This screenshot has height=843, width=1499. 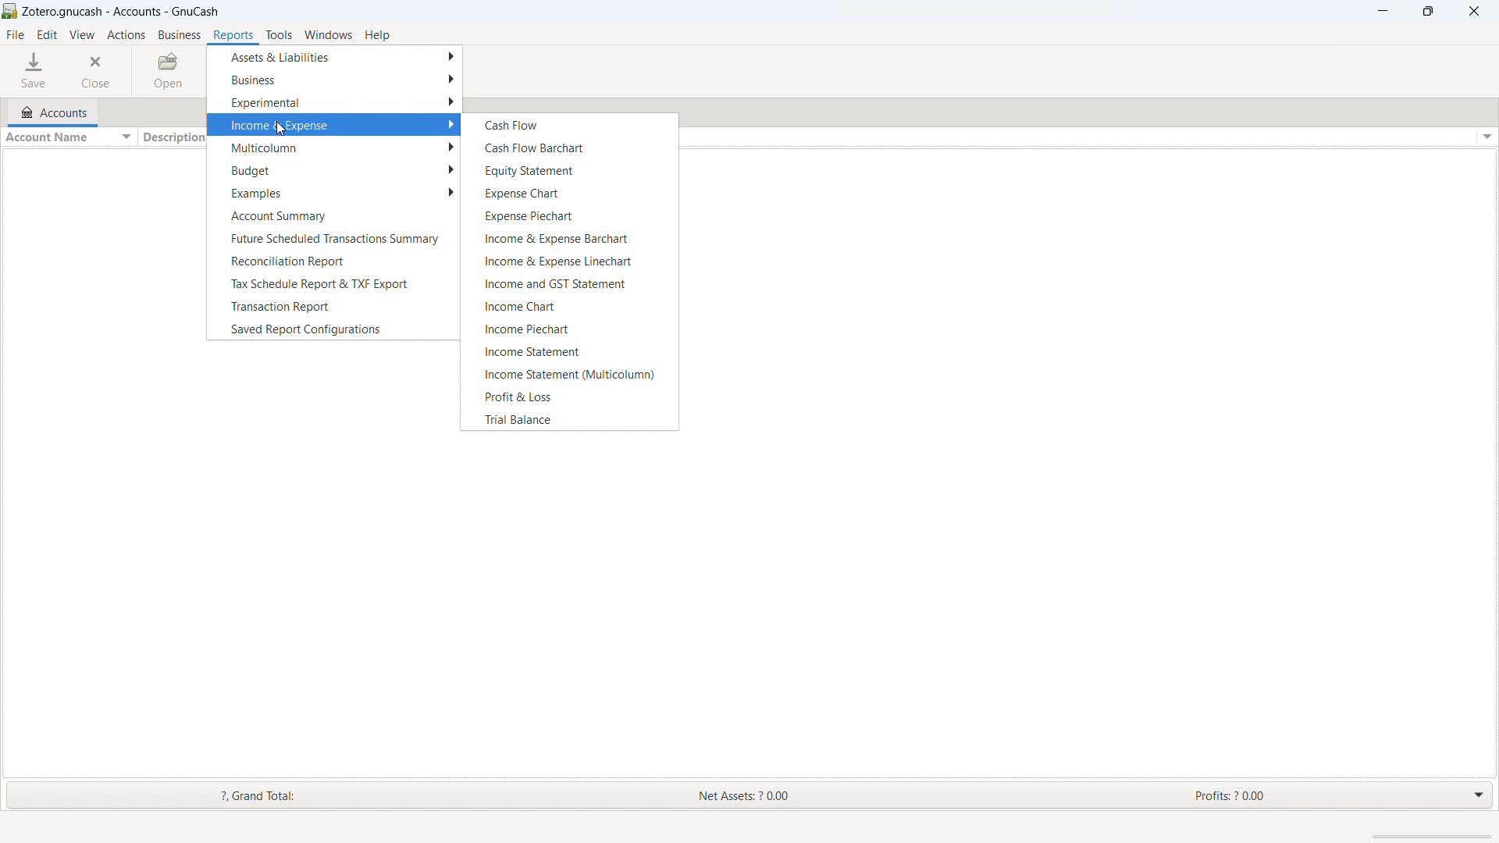 I want to click on accounts tab, so click(x=52, y=111).